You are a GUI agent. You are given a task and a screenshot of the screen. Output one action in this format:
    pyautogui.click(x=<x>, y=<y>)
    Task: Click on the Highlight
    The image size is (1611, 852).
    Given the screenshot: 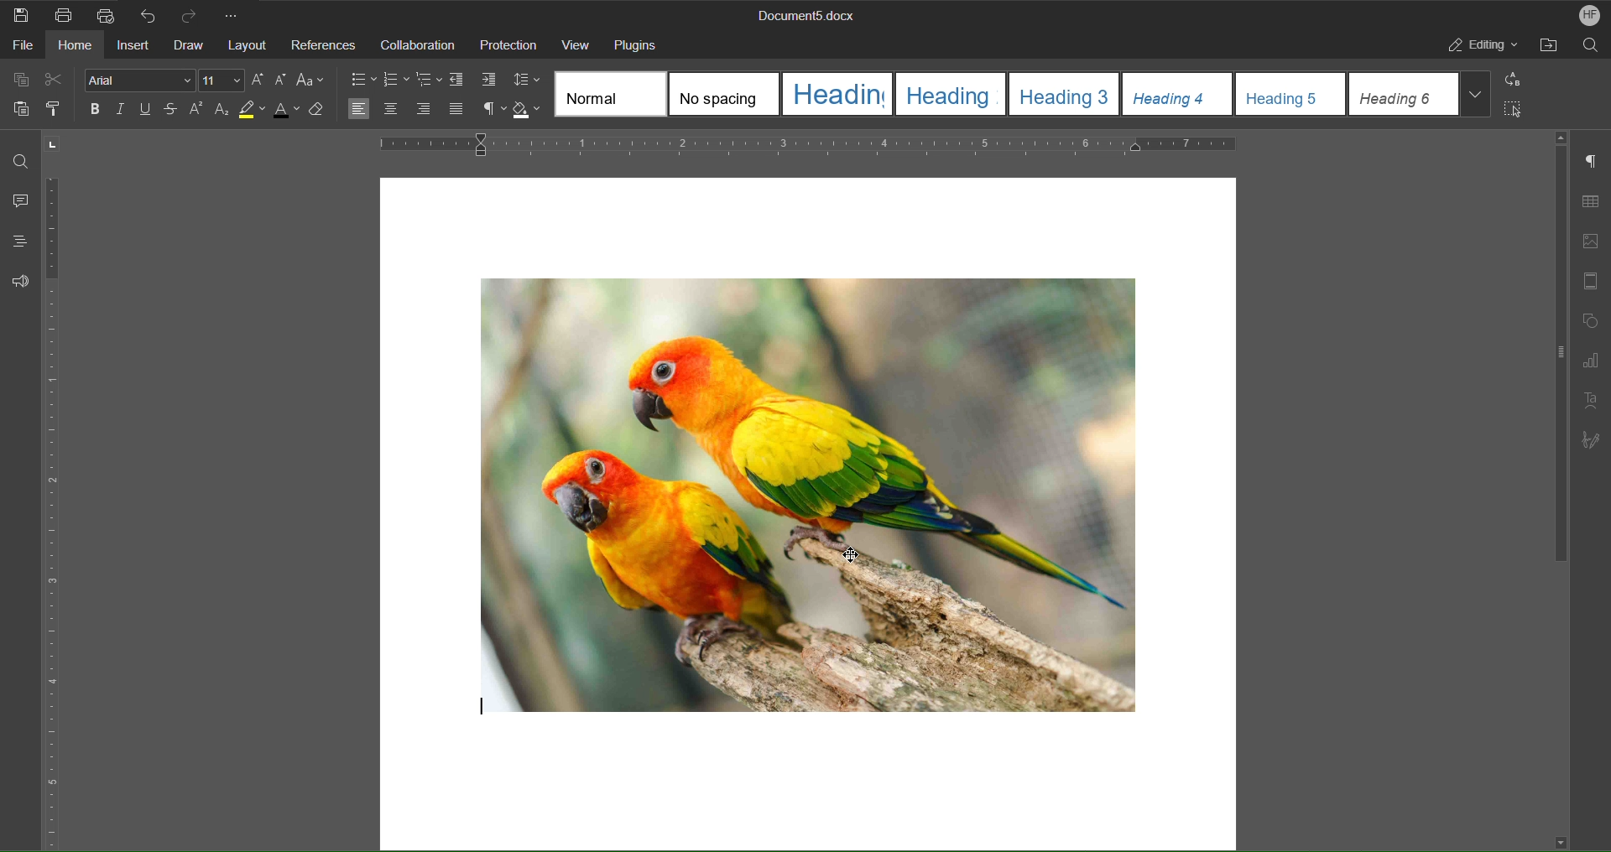 What is the action you would take?
    pyautogui.click(x=256, y=113)
    